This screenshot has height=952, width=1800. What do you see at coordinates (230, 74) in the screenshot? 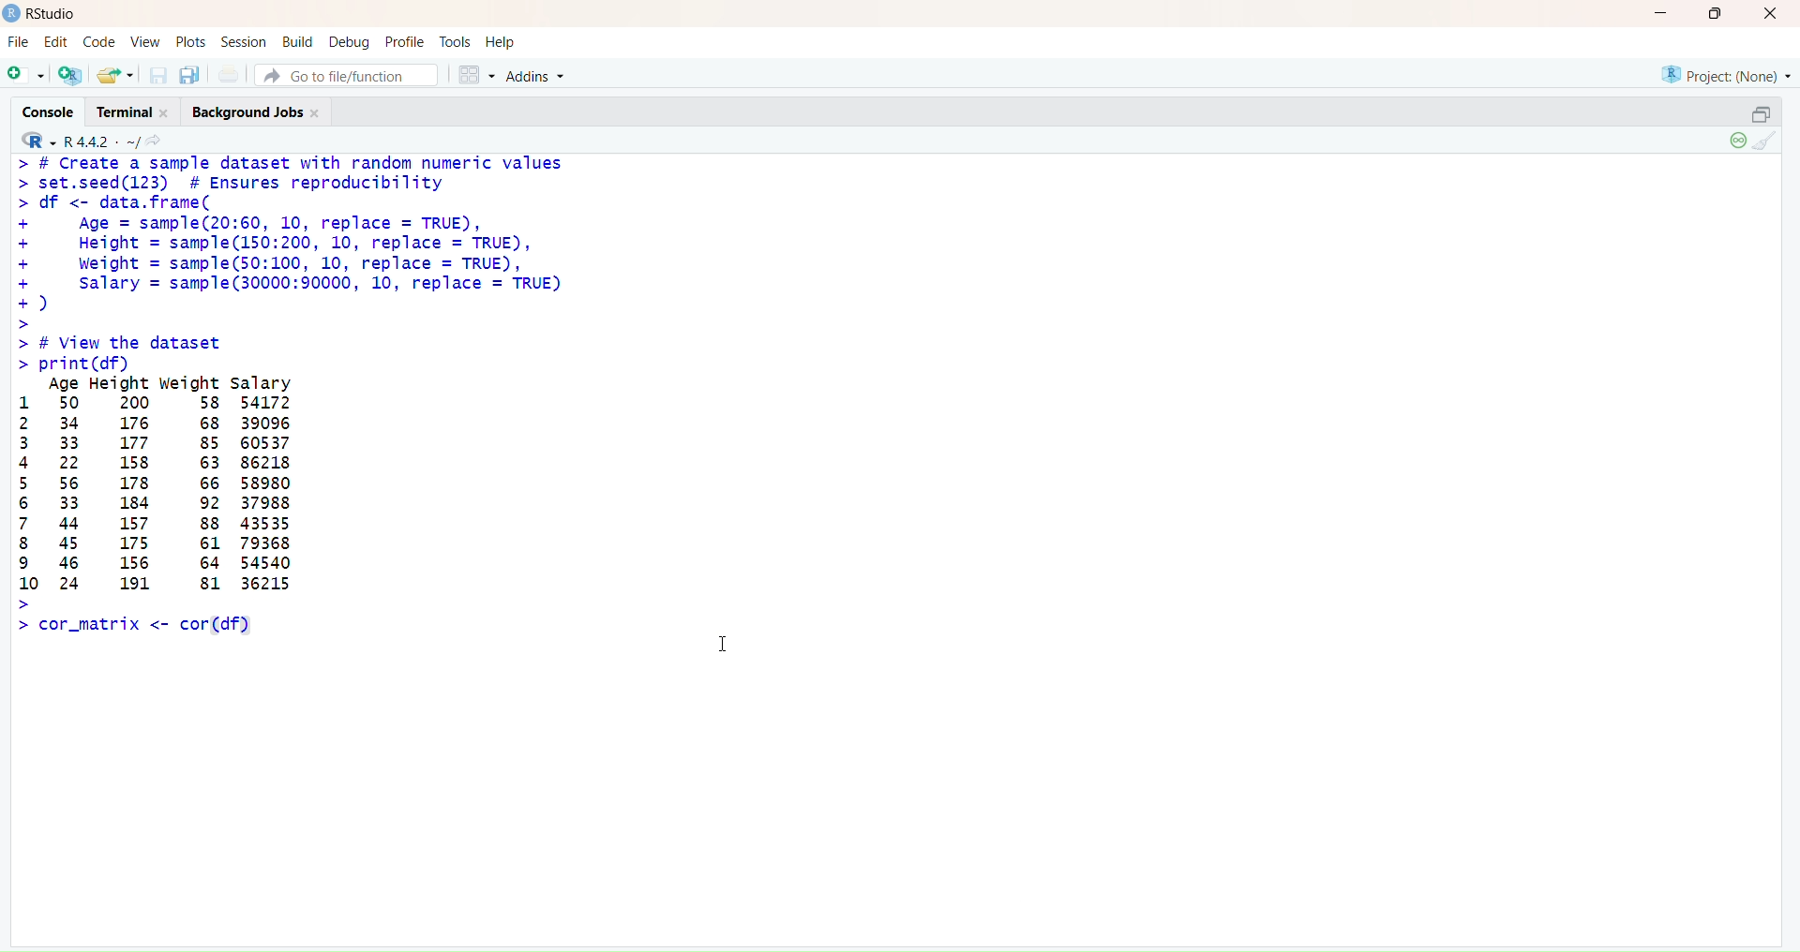
I see `Print the current file` at bounding box center [230, 74].